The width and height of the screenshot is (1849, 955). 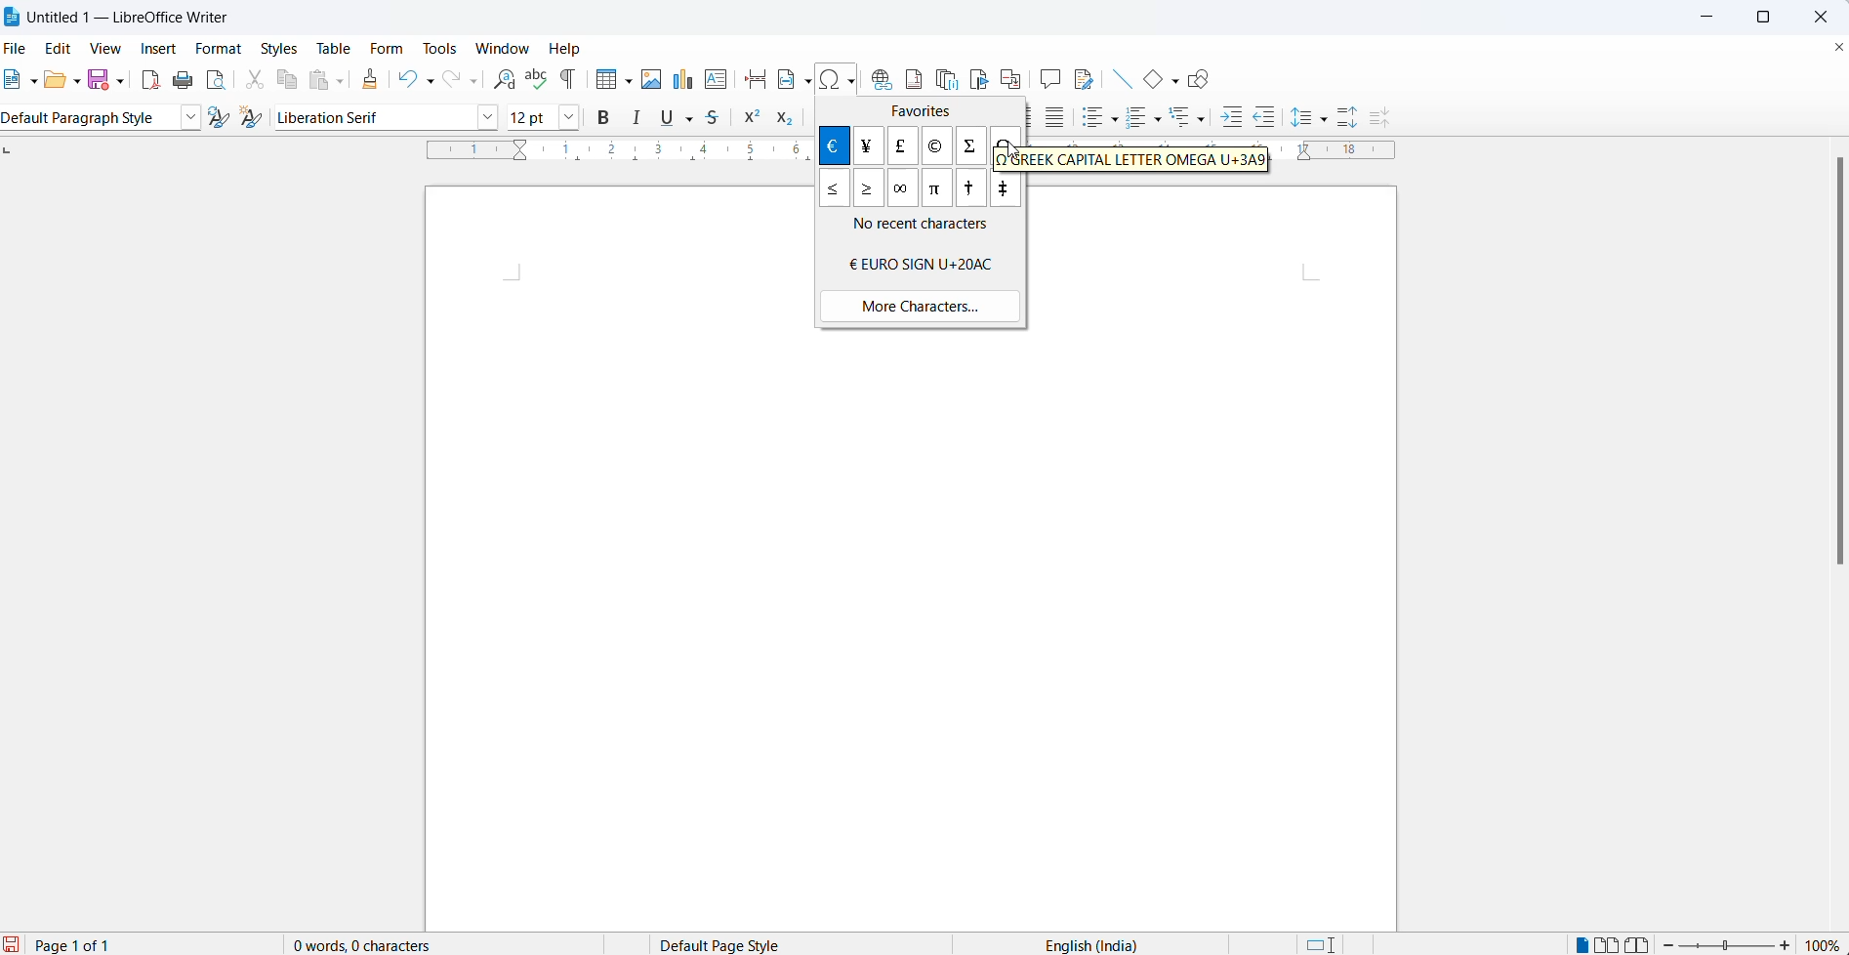 I want to click on insert hyperlink, so click(x=877, y=73).